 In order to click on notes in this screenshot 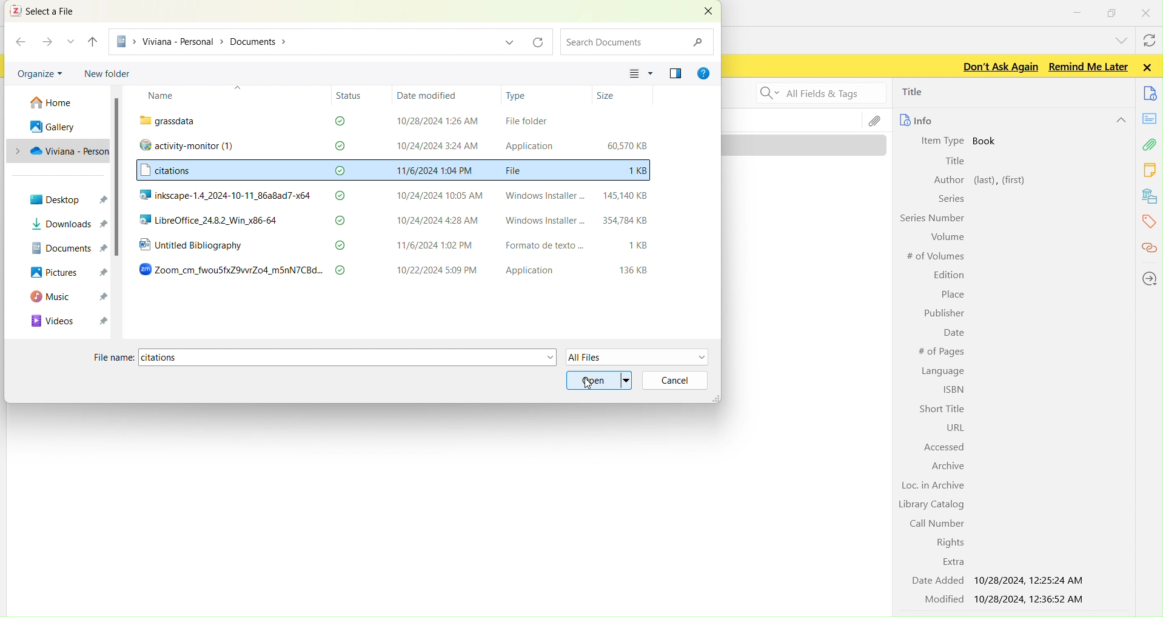, I will do `click(1151, 169)`.